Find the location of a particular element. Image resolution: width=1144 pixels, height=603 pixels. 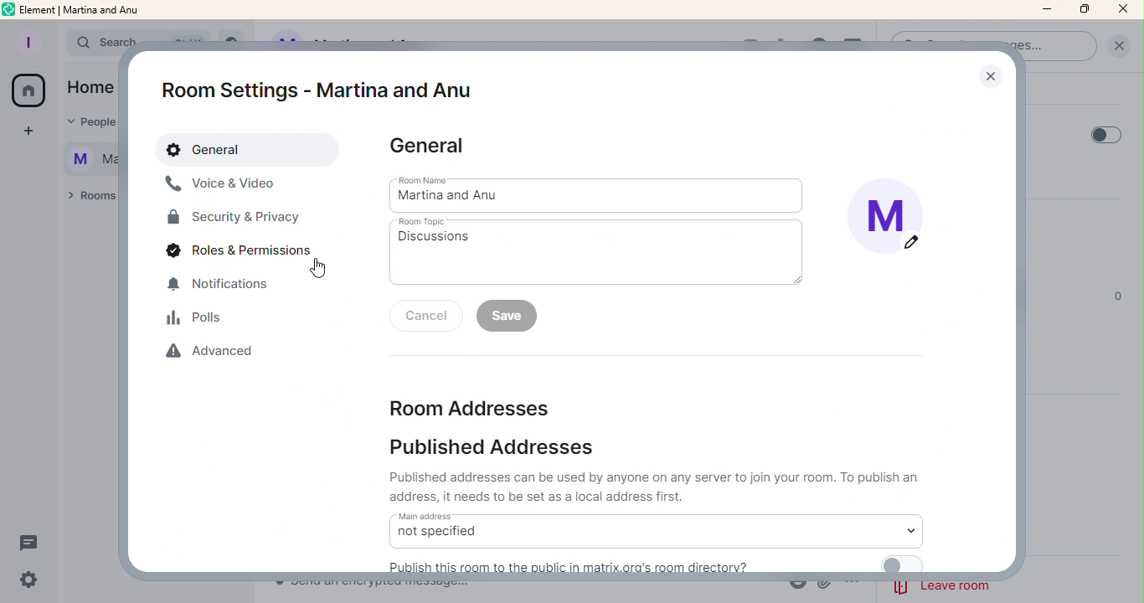

Main address is located at coordinates (660, 531).